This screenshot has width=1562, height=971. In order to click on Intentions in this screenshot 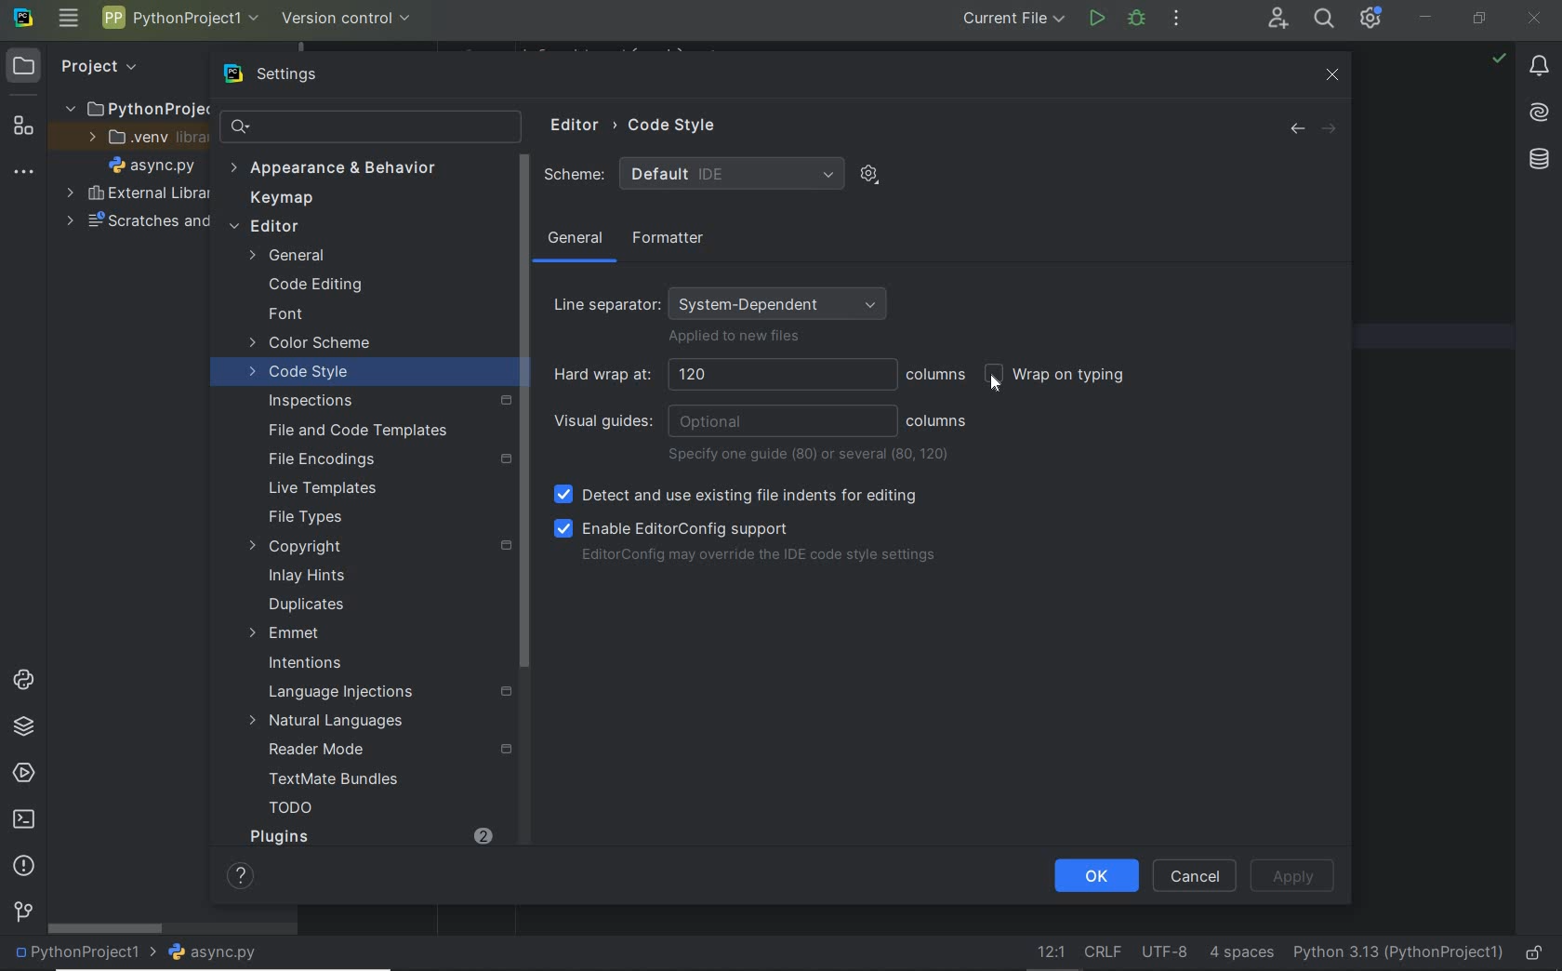, I will do `click(306, 664)`.